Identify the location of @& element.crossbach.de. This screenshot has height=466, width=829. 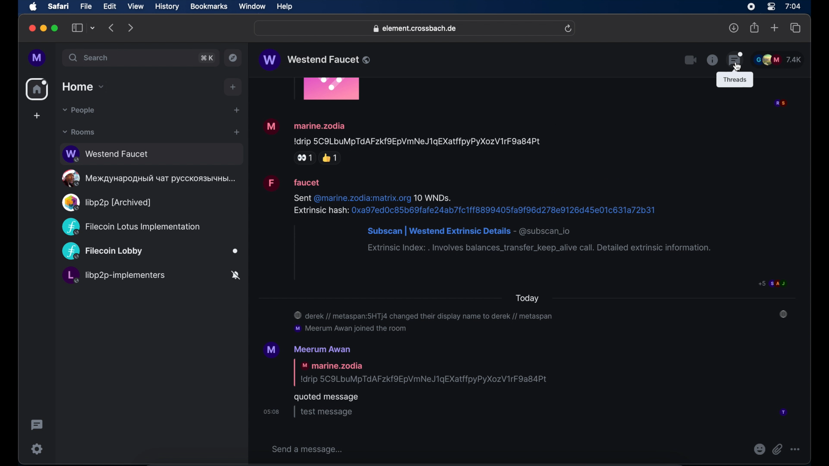
(417, 29).